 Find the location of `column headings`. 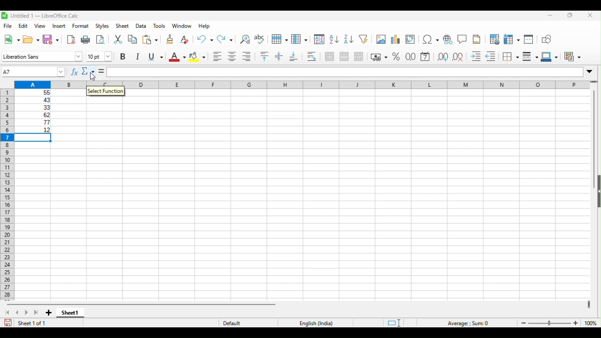

column headings is located at coordinates (302, 84).